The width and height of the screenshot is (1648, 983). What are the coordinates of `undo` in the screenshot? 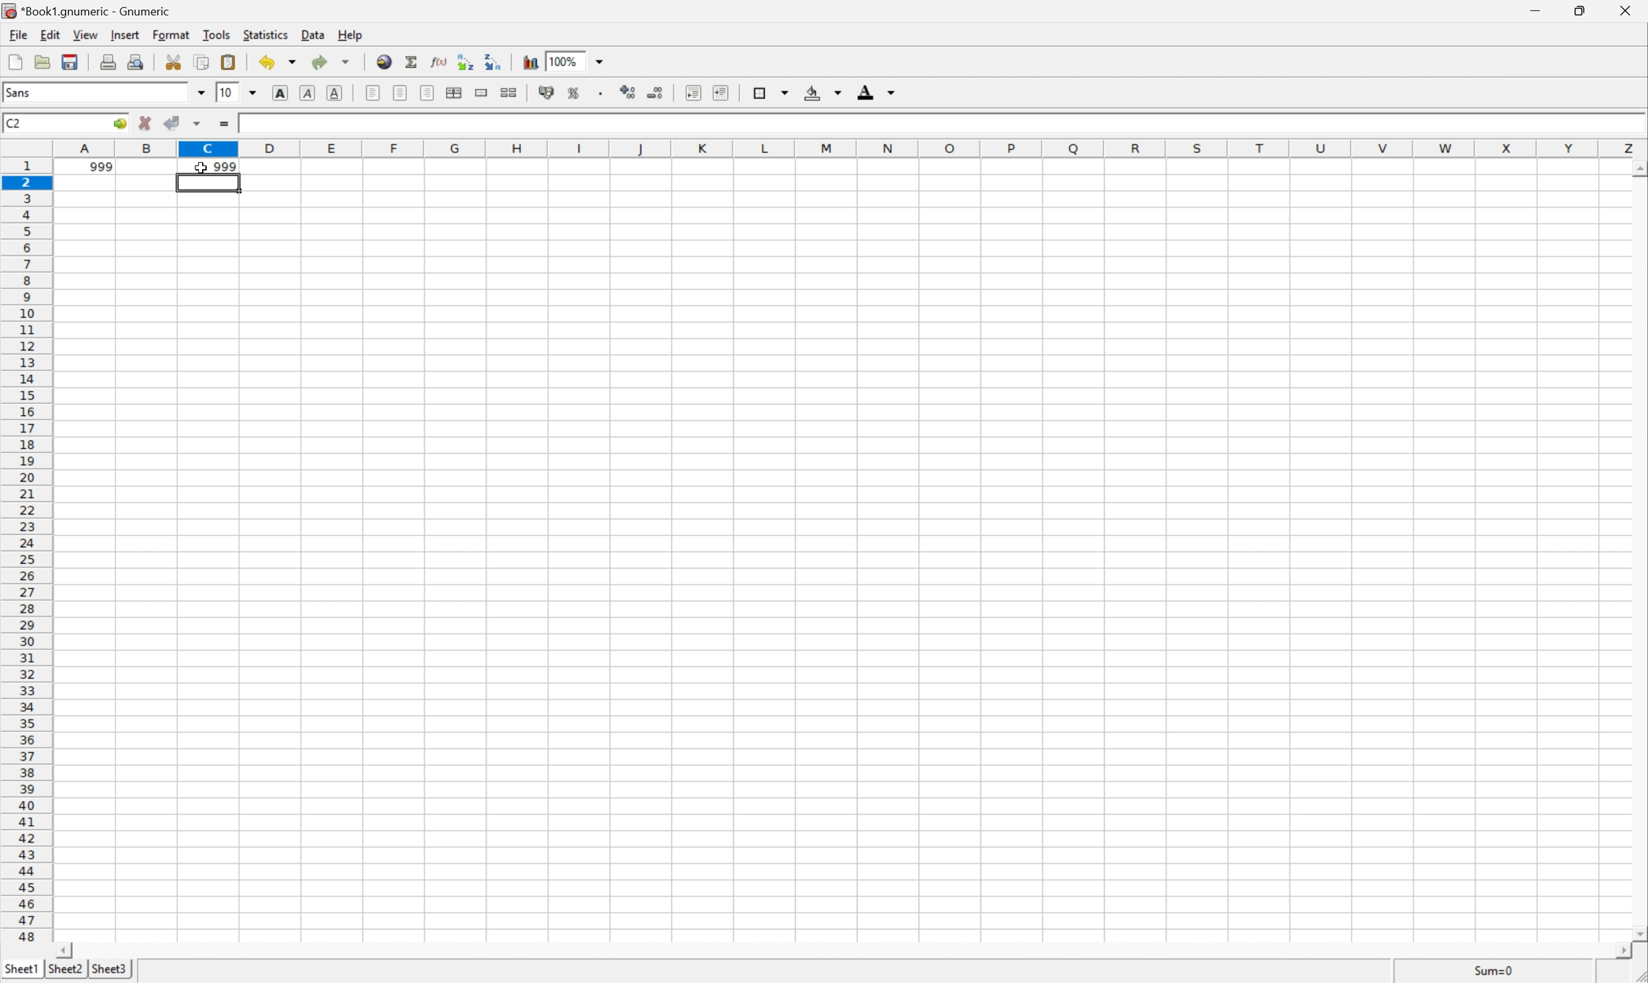 It's located at (280, 62).